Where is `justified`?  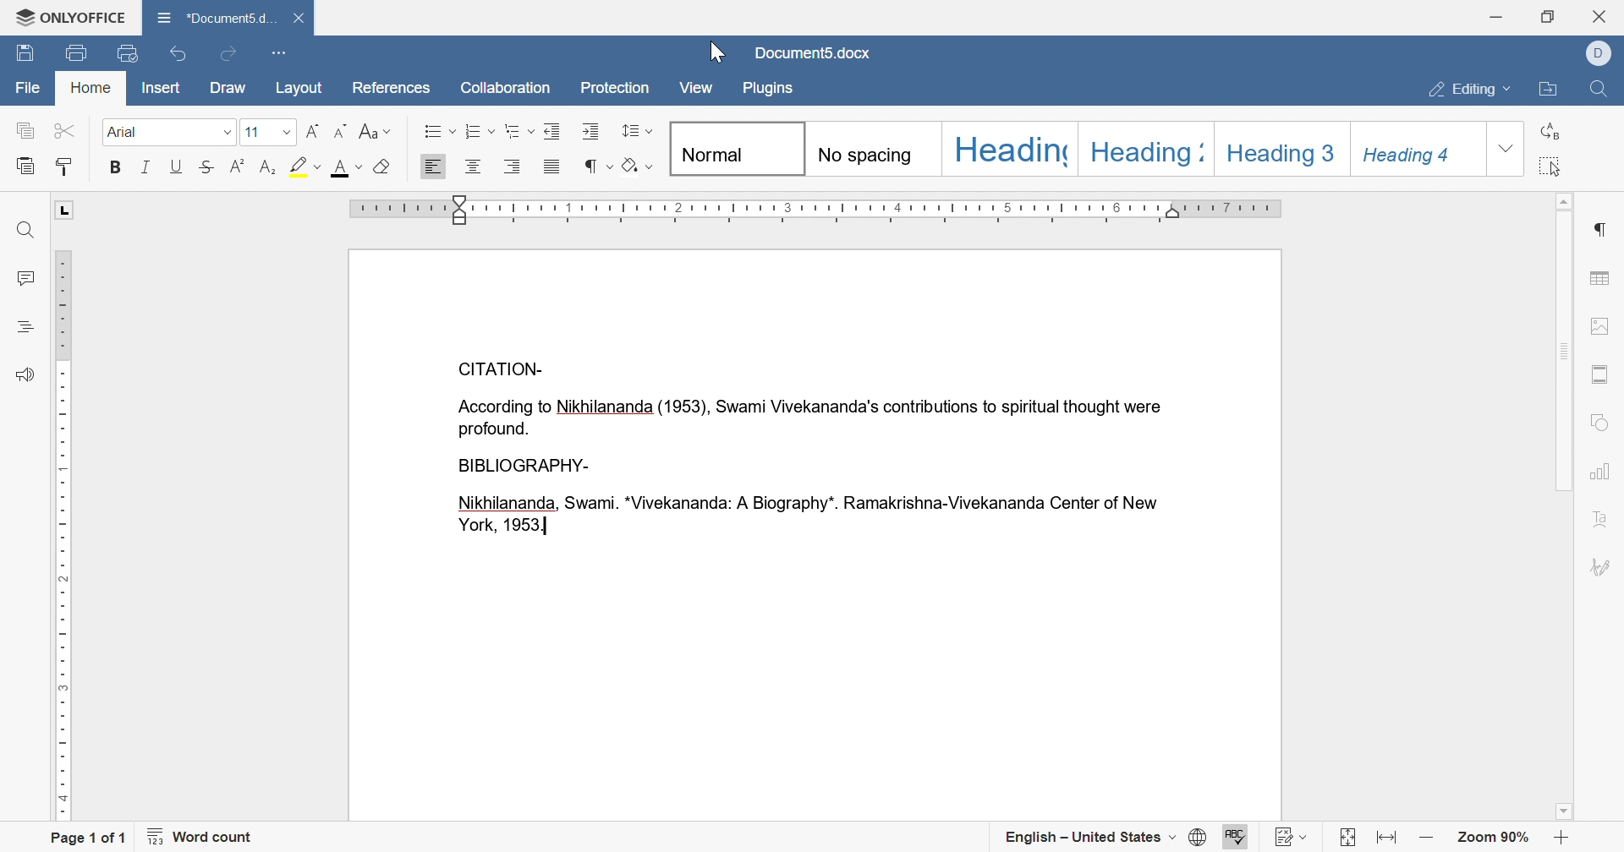 justified is located at coordinates (551, 165).